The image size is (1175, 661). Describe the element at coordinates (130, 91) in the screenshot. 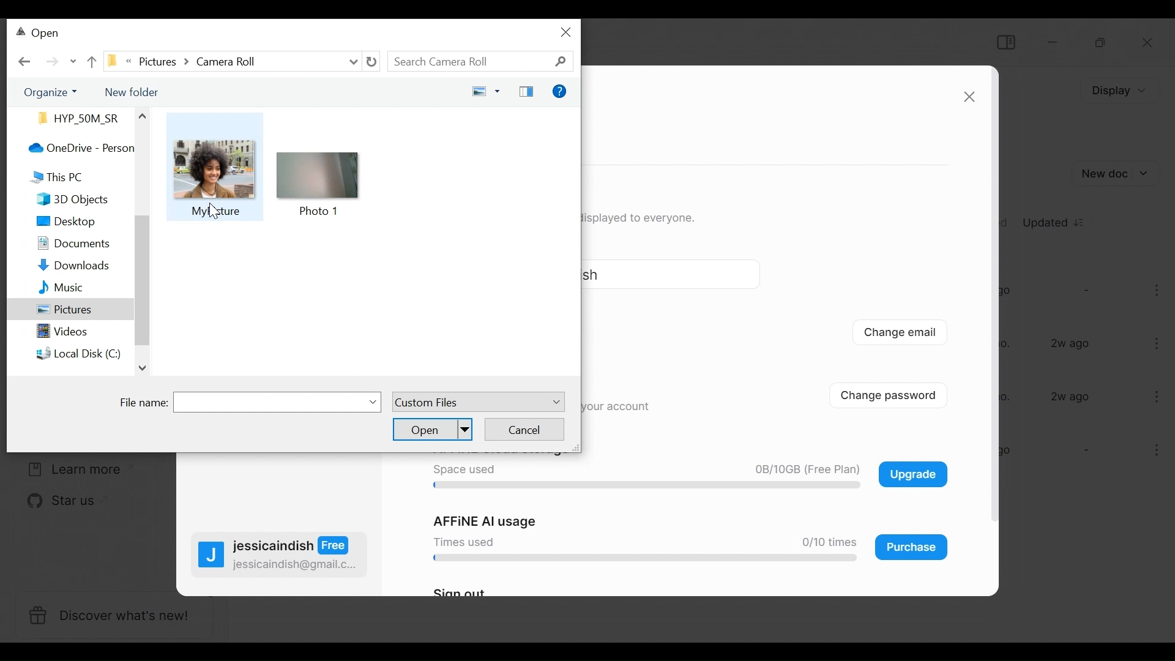

I see `New Folder` at that location.